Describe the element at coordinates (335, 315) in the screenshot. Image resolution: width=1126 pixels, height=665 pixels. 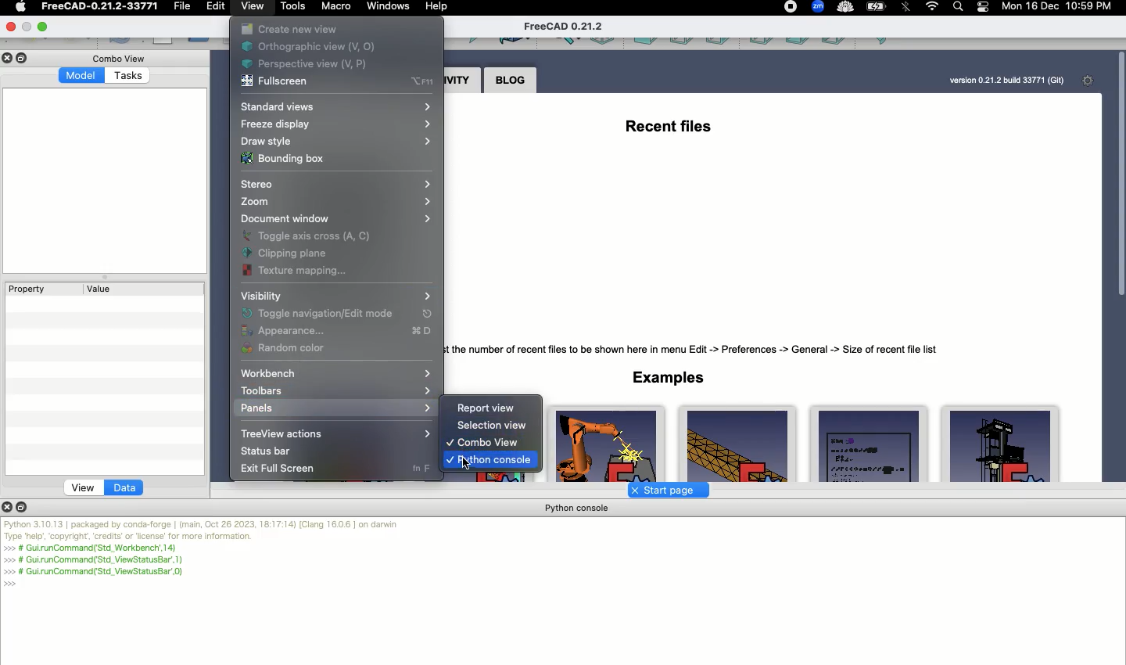
I see `Toggle navigation mode` at that location.